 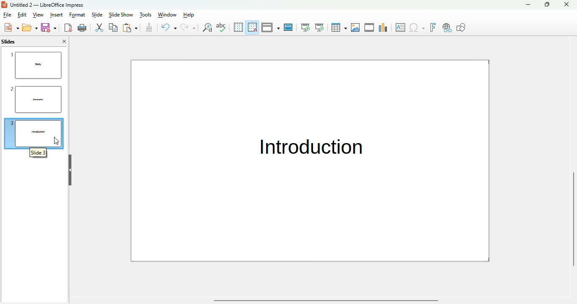 What do you see at coordinates (121, 15) in the screenshot?
I see `slide show` at bounding box center [121, 15].